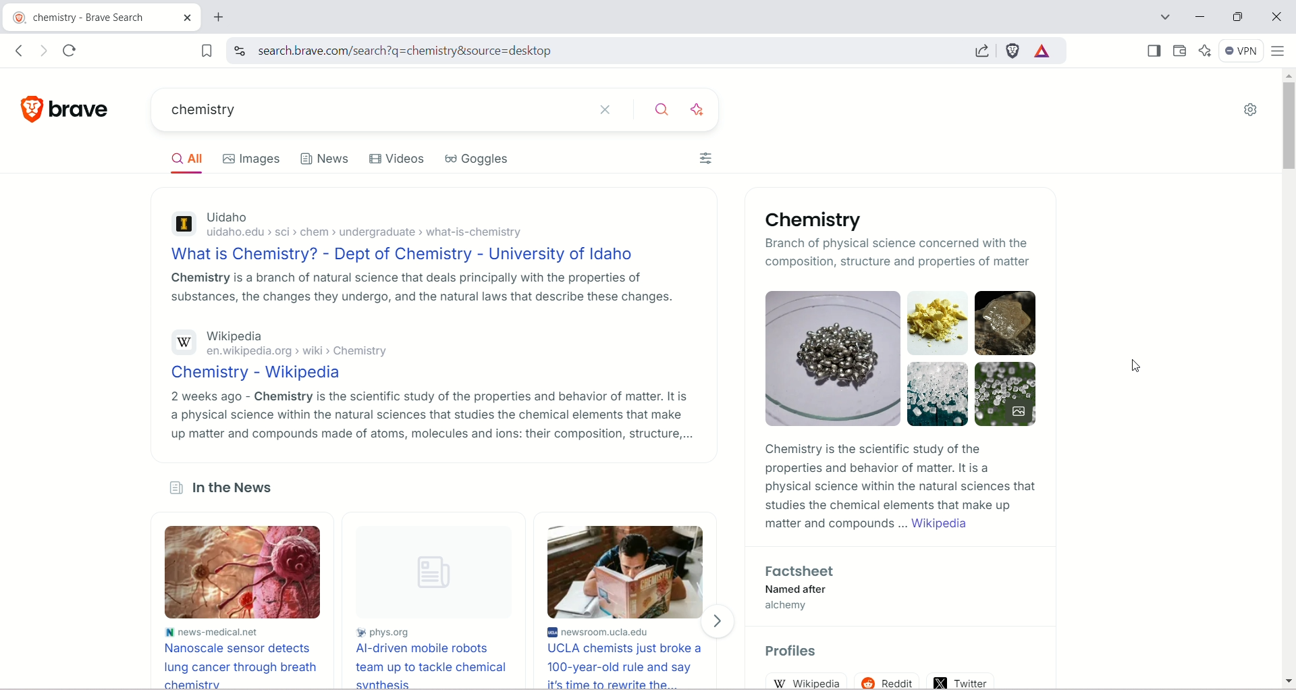 The height and width of the screenshot is (690, 1296). I want to click on 100-year old rule link, so click(626, 666).